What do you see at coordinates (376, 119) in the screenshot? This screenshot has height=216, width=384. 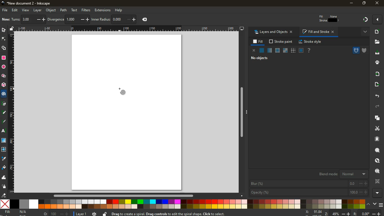 I see `layers` at bounding box center [376, 119].